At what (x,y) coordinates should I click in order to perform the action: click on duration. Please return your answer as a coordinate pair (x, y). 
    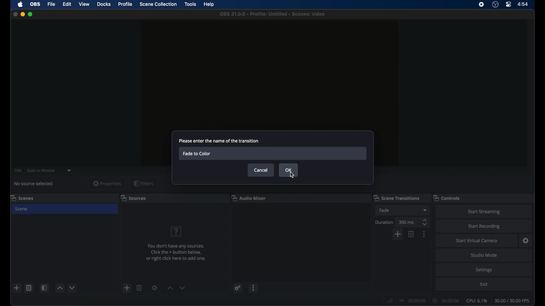
    Looking at the image, I should click on (384, 222).